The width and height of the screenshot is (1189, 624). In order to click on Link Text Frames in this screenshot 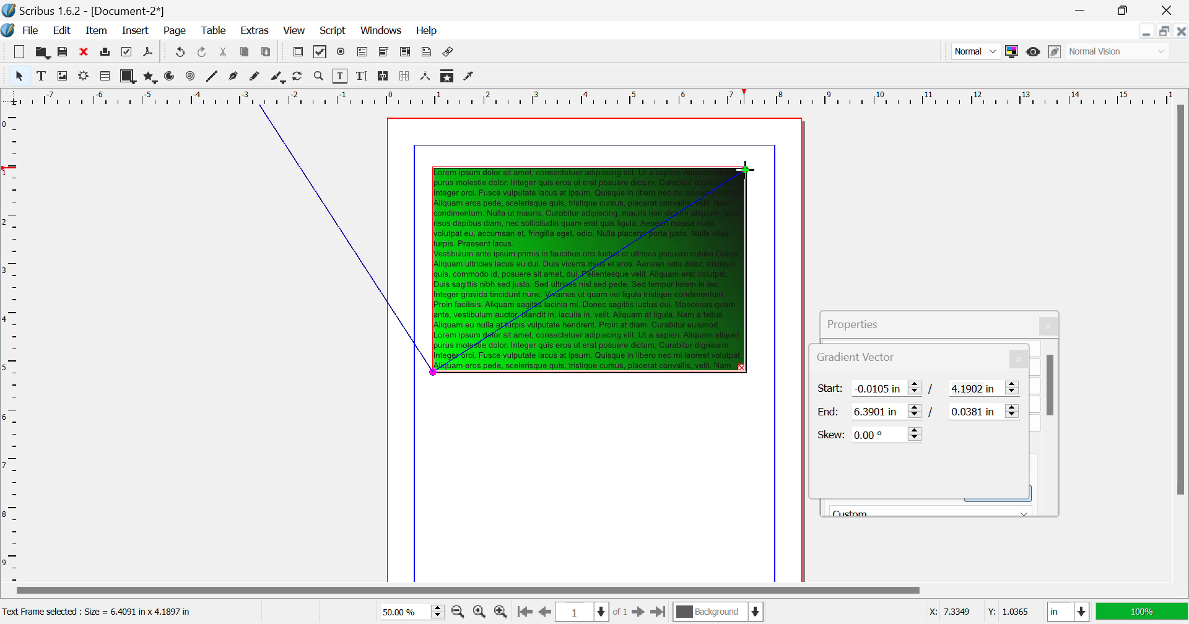, I will do `click(384, 77)`.